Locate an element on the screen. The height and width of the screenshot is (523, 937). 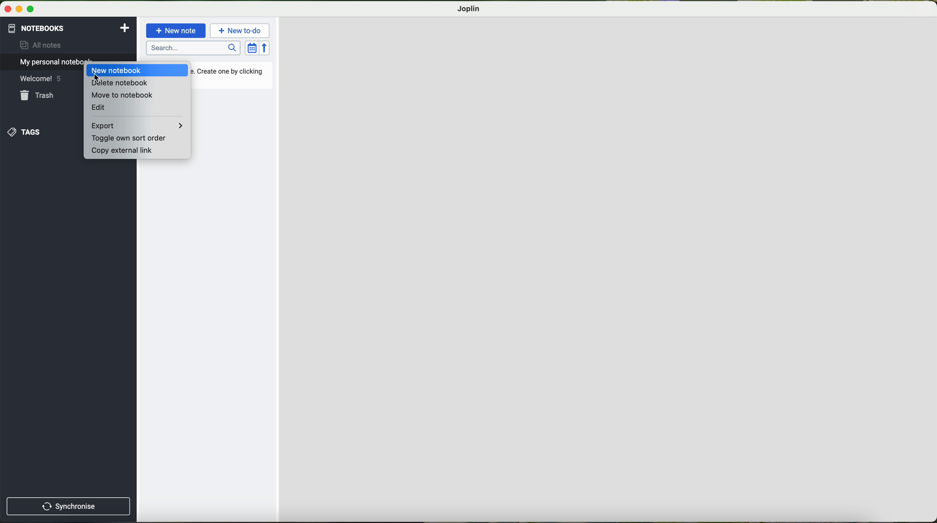
 is located at coordinates (252, 48).